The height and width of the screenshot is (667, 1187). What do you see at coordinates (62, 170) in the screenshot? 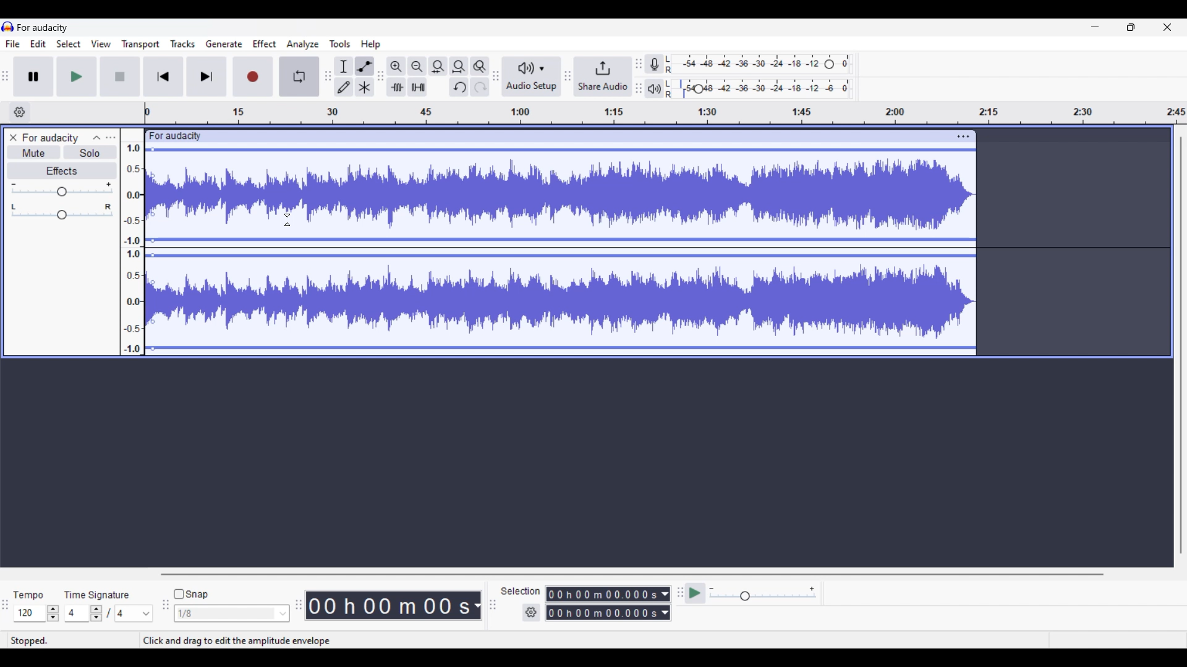
I see `Effects` at bounding box center [62, 170].